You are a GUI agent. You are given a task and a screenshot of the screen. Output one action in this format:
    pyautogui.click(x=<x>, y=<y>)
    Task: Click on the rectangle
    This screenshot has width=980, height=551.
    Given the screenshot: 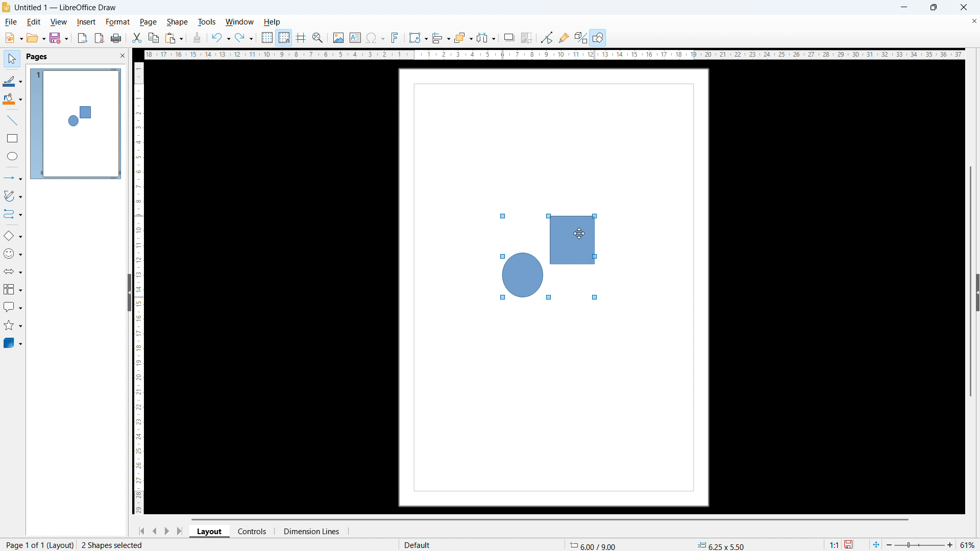 What is the action you would take?
    pyautogui.click(x=12, y=138)
    